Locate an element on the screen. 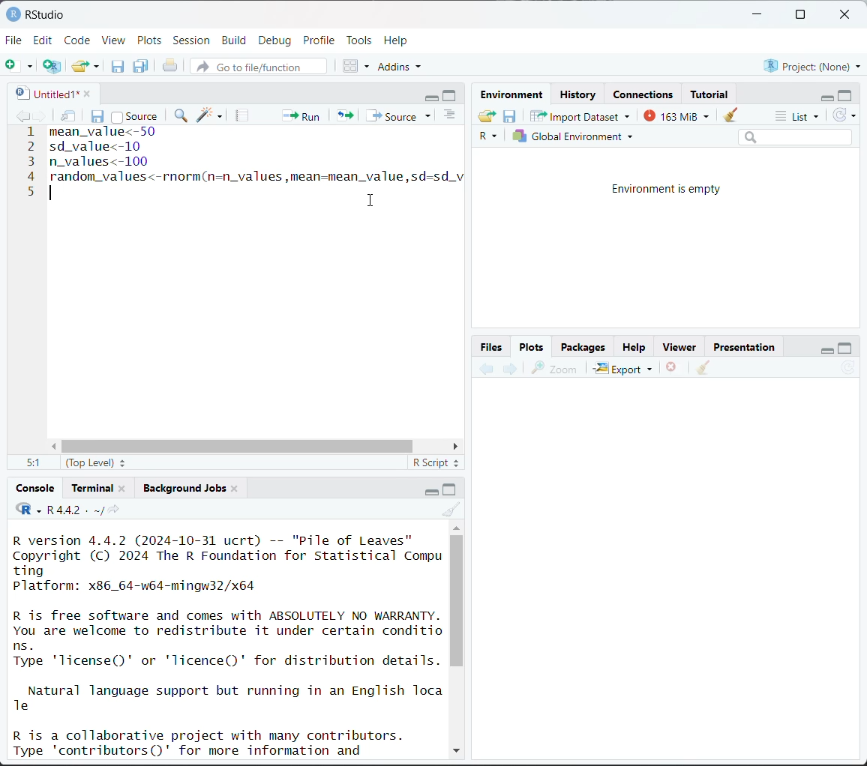  untitled1 is located at coordinates (43, 93).